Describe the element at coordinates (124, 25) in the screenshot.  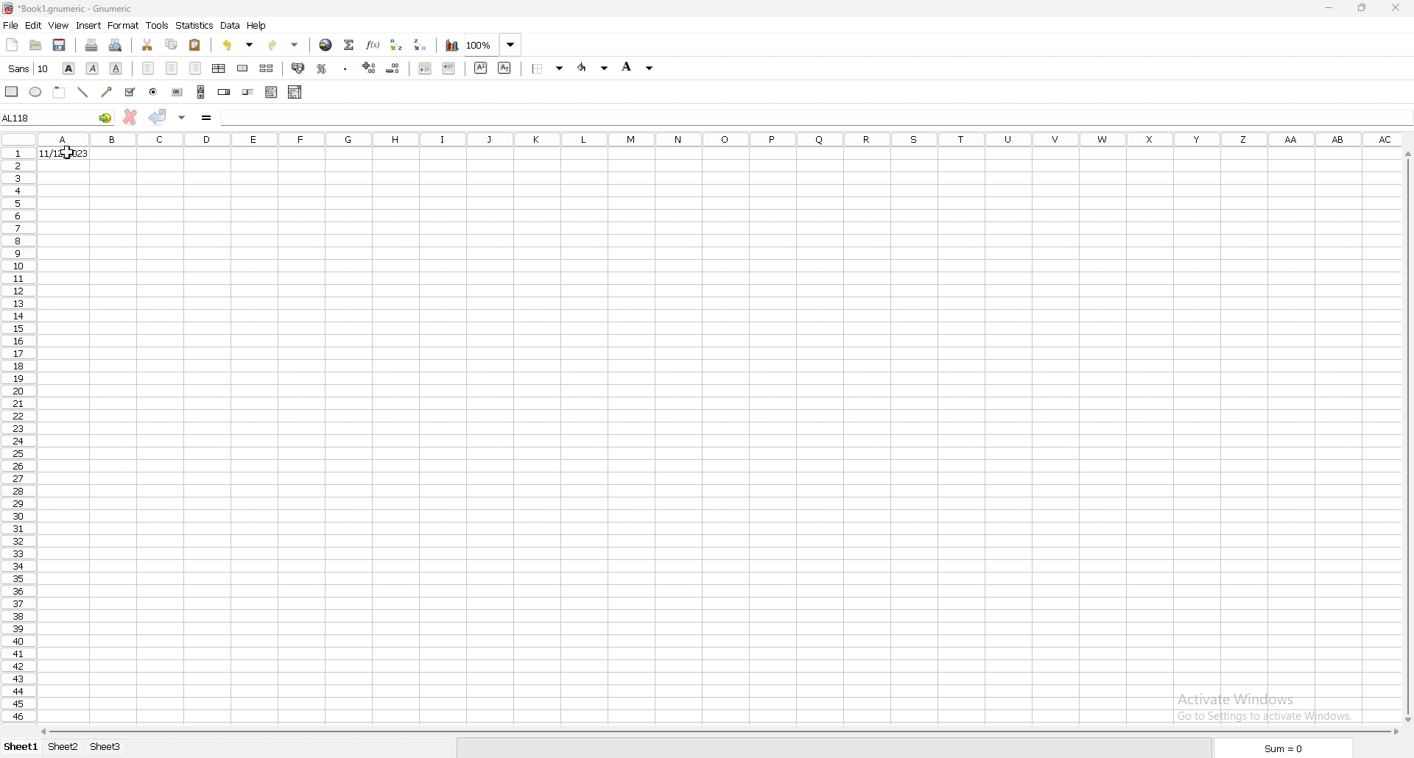
I see `format` at that location.